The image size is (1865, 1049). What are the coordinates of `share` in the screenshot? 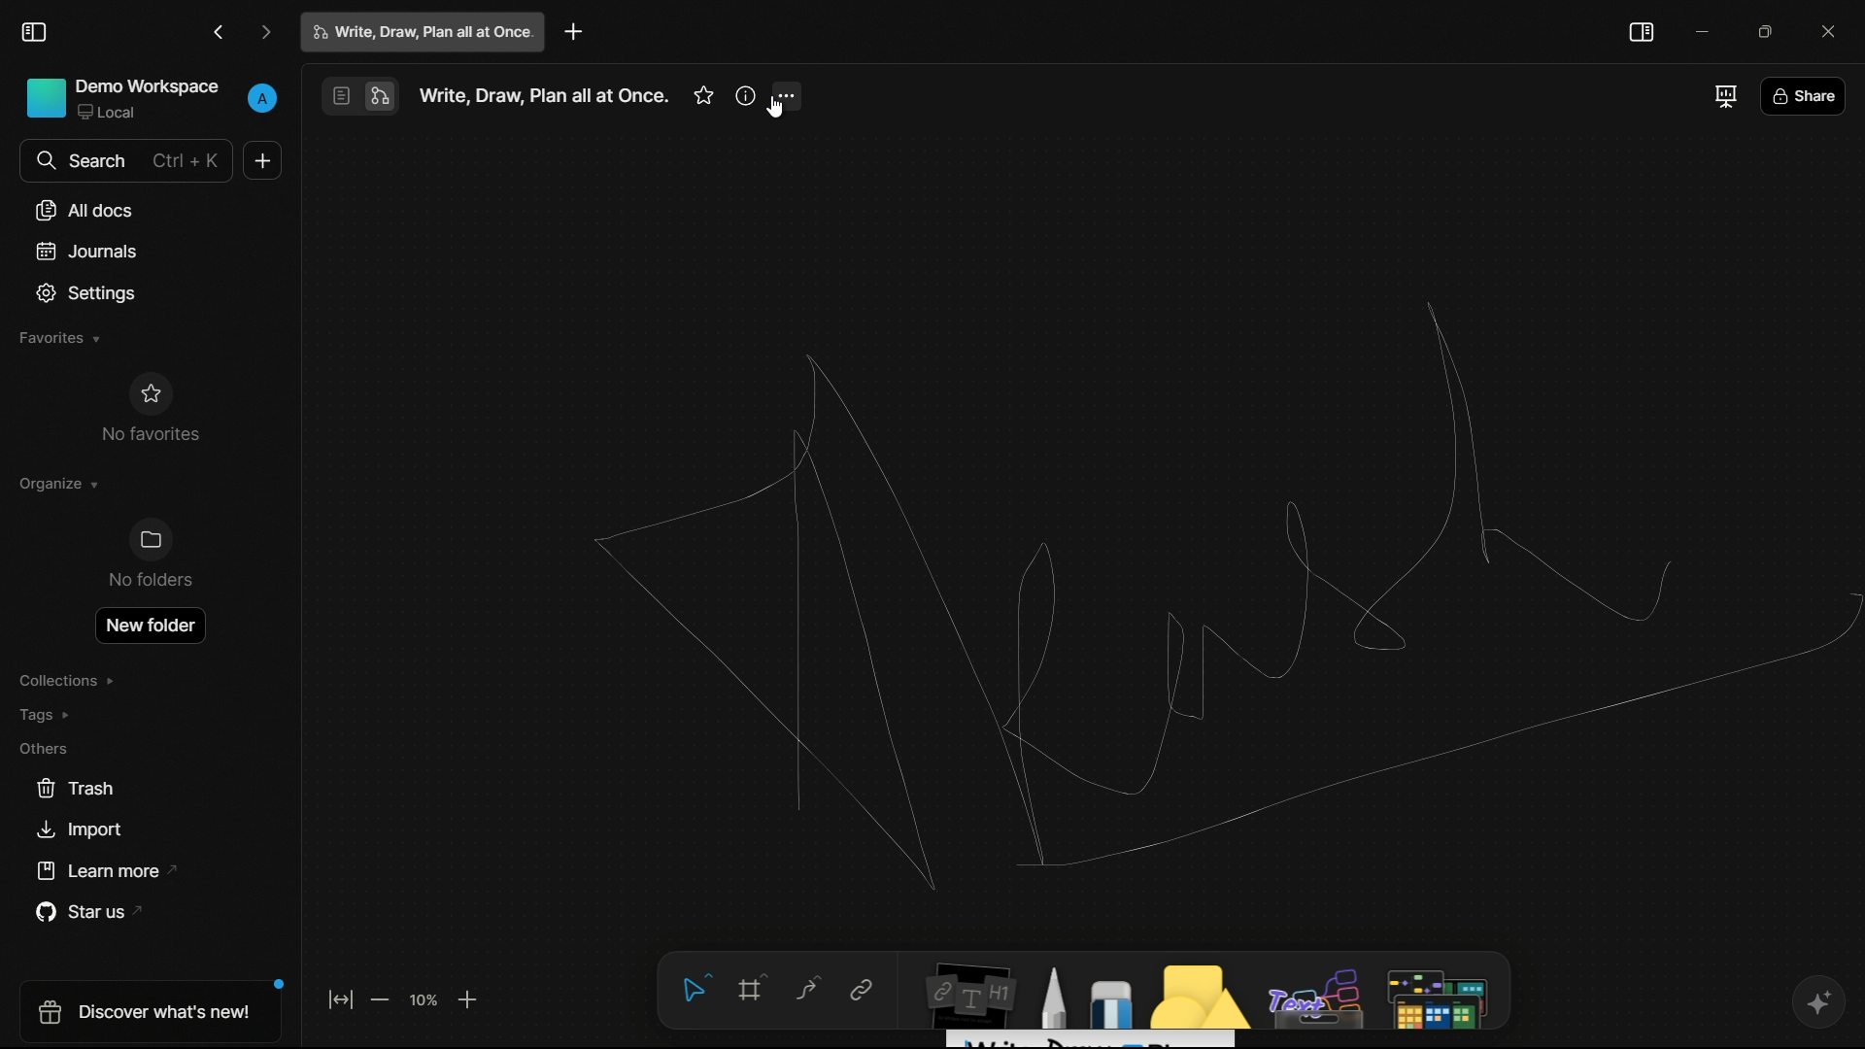 It's located at (1802, 97).